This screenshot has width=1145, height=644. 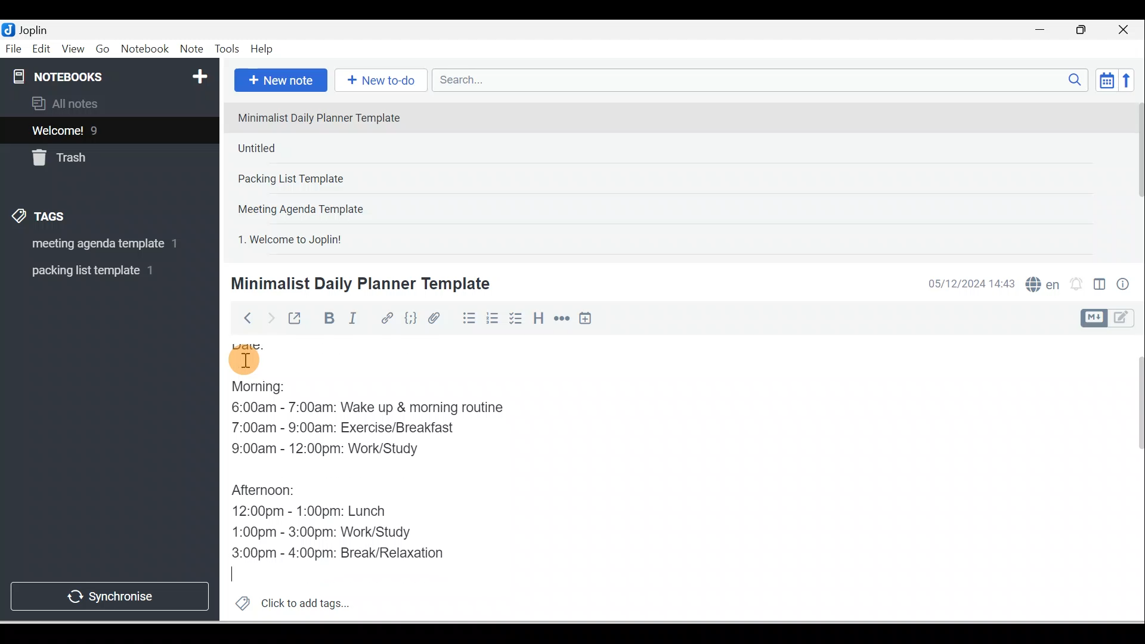 I want to click on 1:00pm - 3:00pm: Work/Study, so click(x=321, y=532).